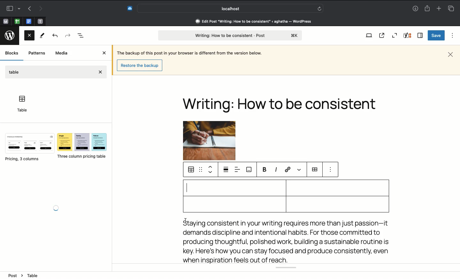 The height and width of the screenshot is (279, 460). What do you see at coordinates (28, 9) in the screenshot?
I see `Previous page` at bounding box center [28, 9].